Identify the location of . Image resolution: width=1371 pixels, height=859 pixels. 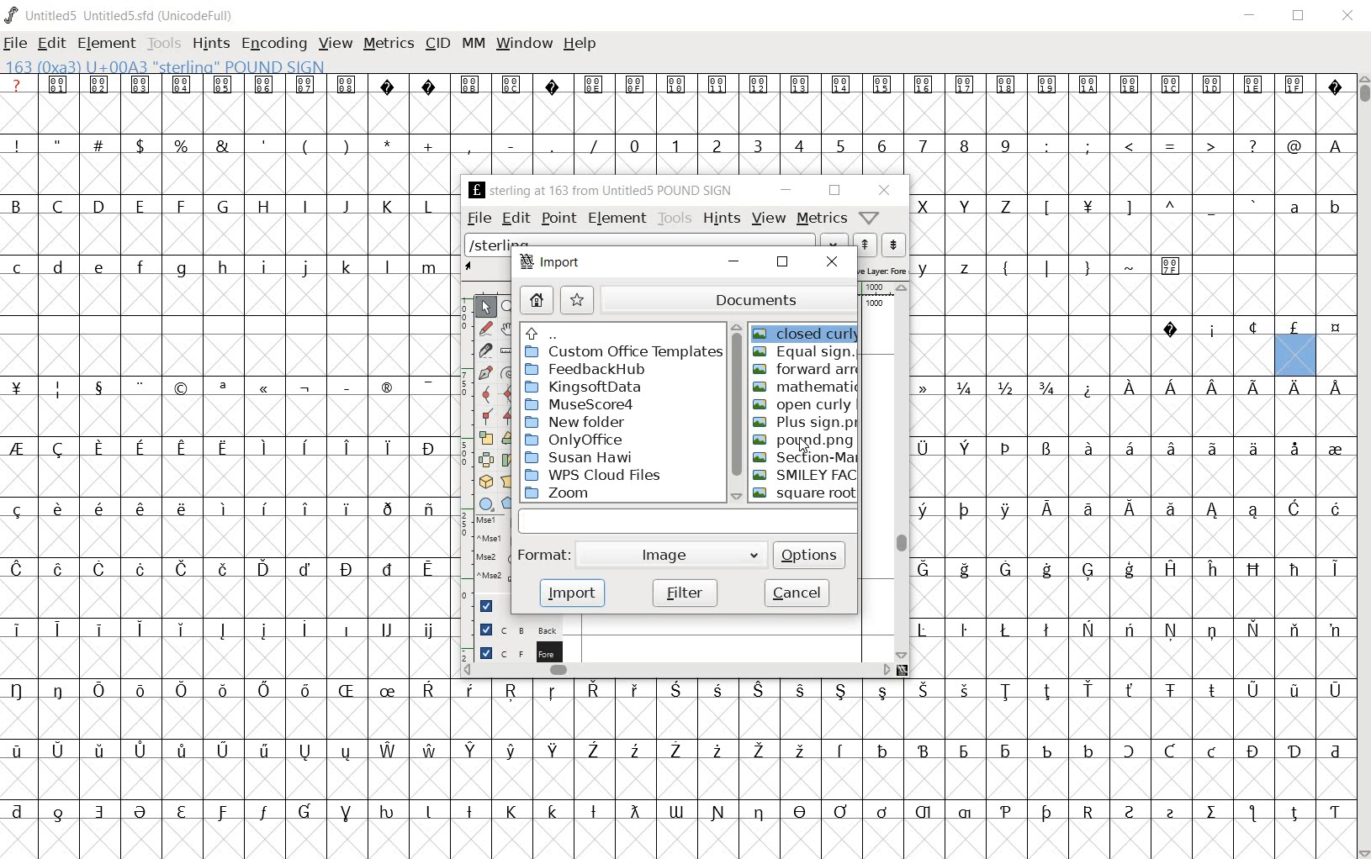
(99, 269).